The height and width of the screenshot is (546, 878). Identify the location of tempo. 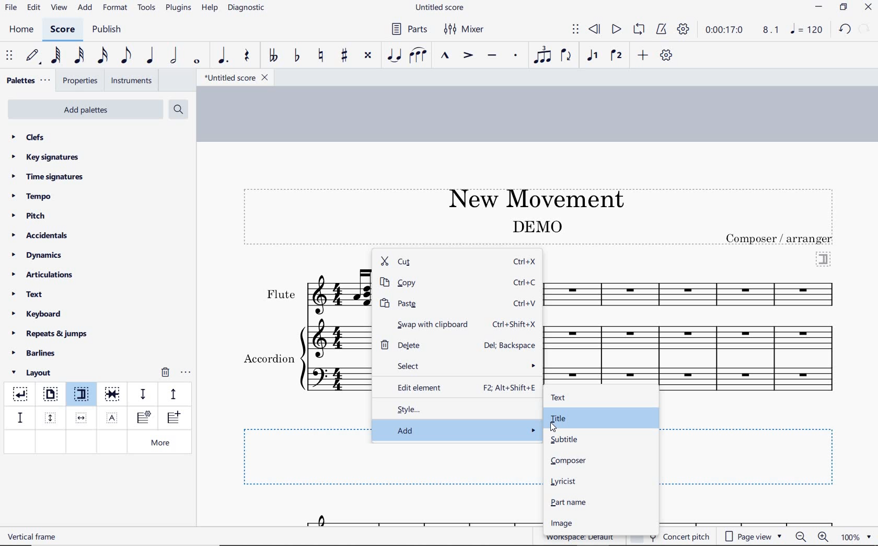
(34, 196).